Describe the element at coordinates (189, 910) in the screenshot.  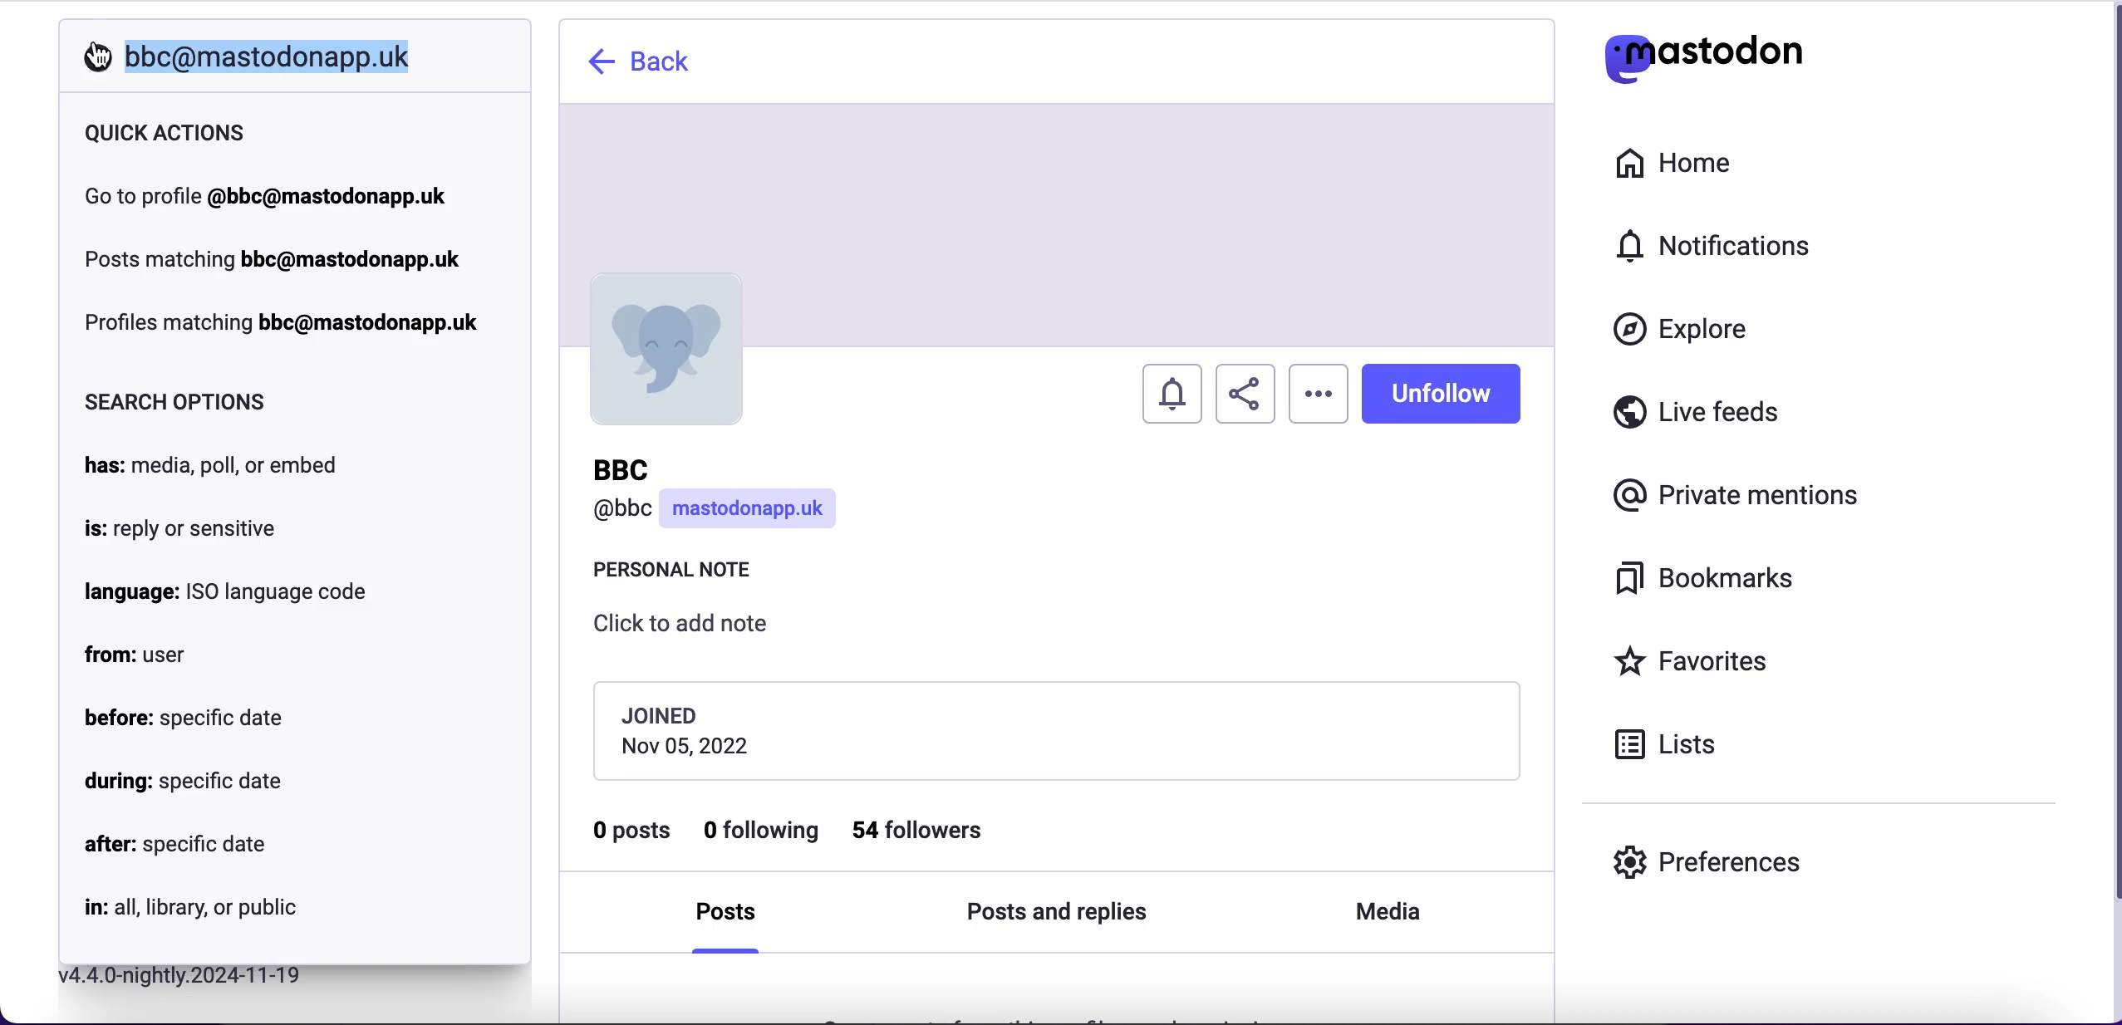
I see `in` at that location.